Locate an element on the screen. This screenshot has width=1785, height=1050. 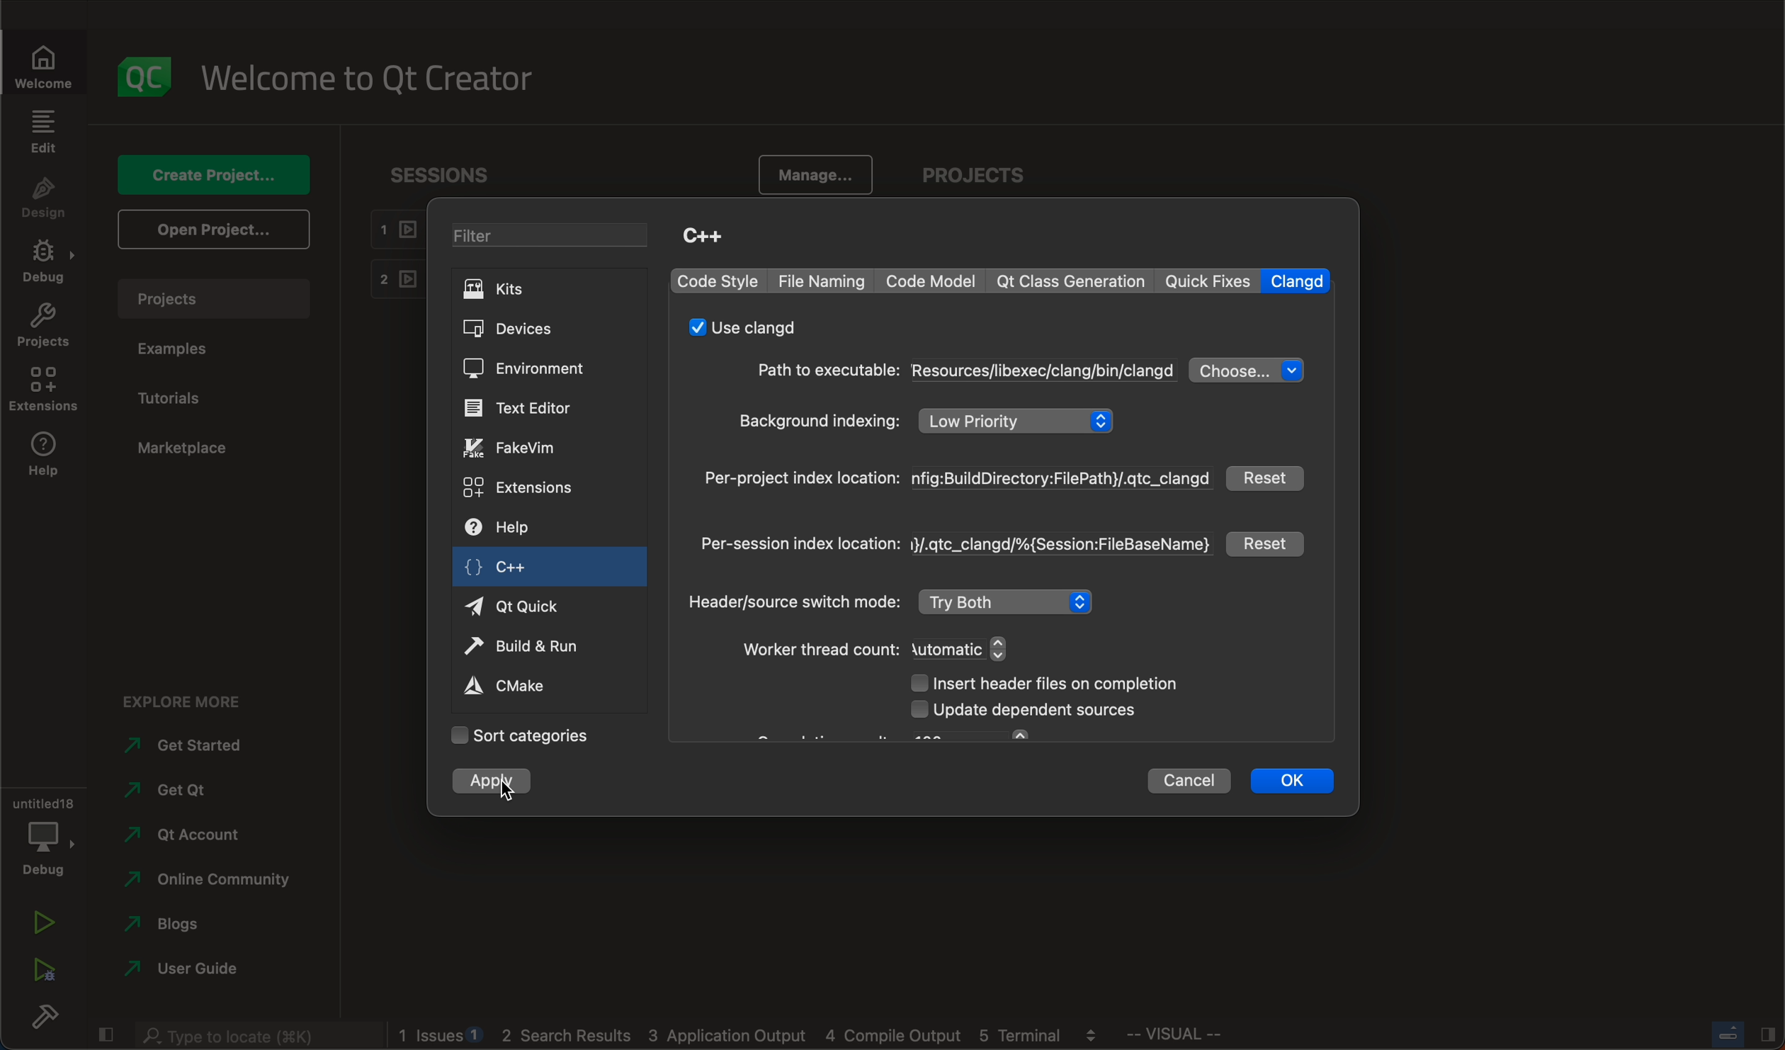
get started is located at coordinates (191, 745).